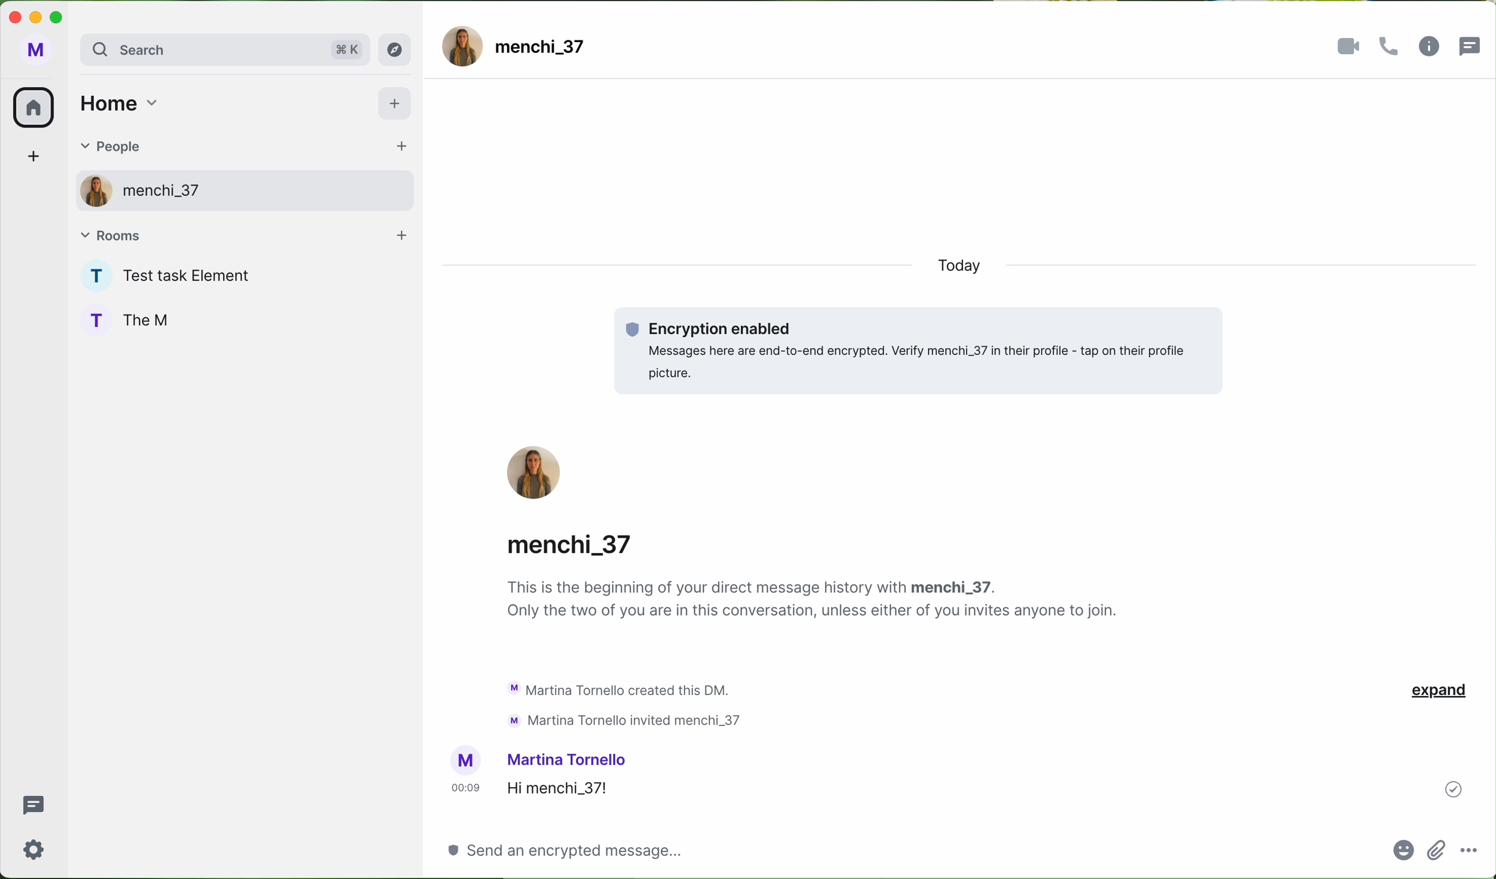 The image size is (1496, 879). I want to click on add, so click(398, 148).